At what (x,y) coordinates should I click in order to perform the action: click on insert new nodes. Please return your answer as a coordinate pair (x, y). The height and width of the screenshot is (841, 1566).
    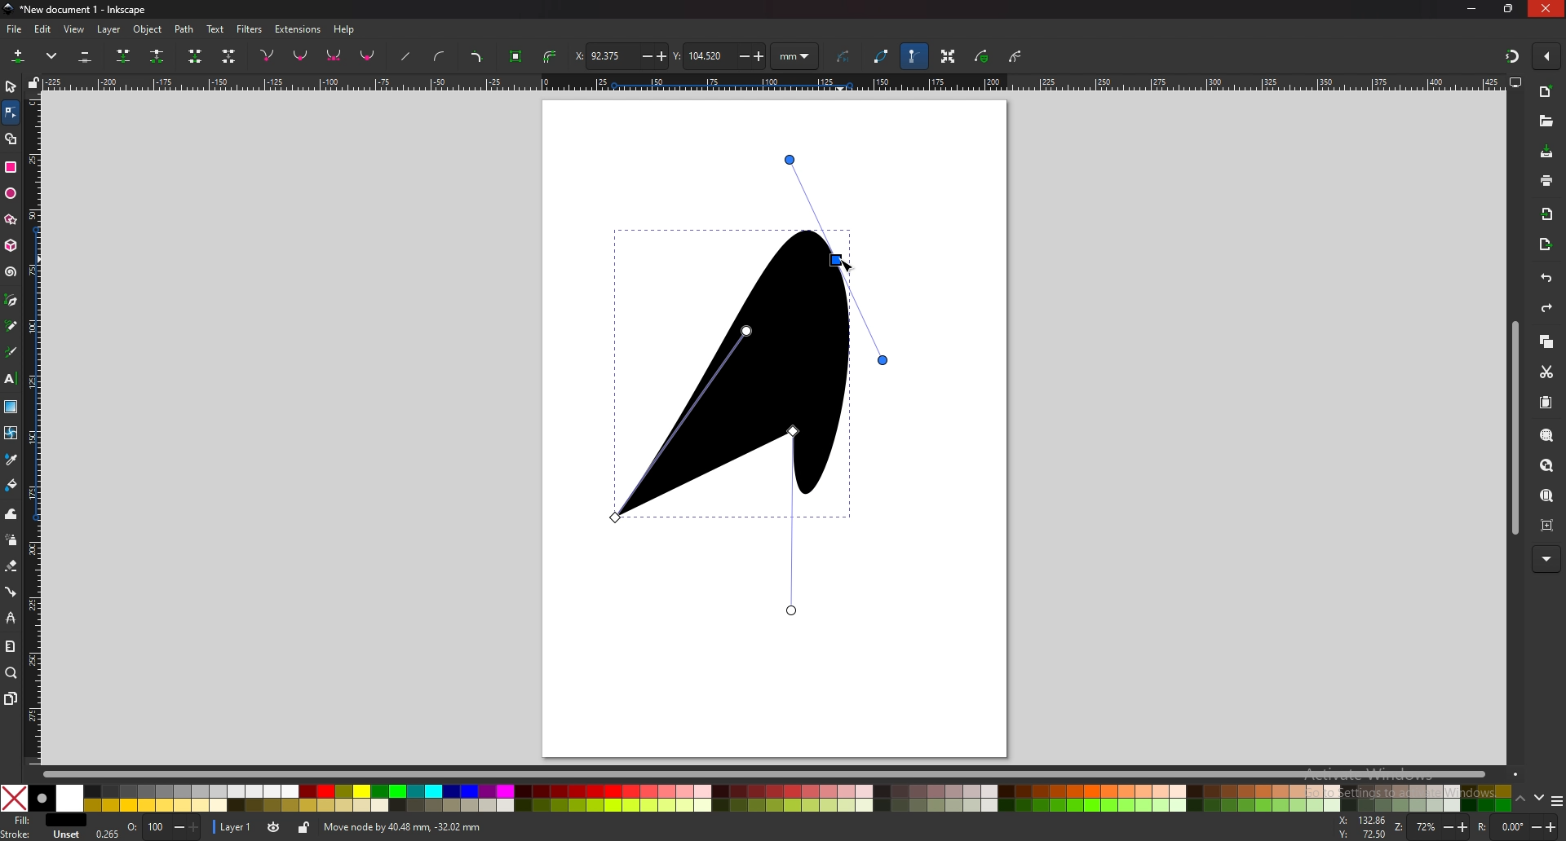
    Looking at the image, I should click on (19, 56).